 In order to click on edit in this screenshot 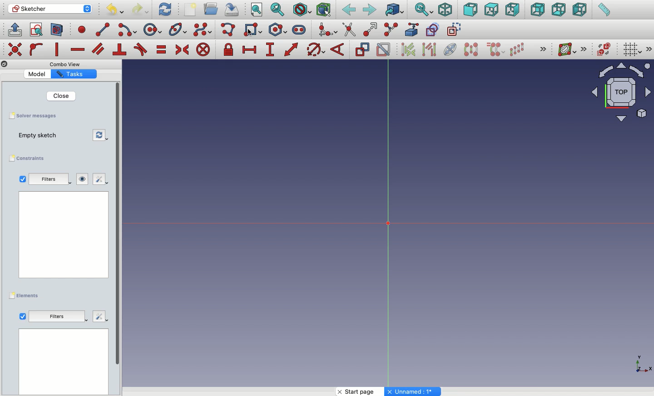, I will do `click(100, 315)`.